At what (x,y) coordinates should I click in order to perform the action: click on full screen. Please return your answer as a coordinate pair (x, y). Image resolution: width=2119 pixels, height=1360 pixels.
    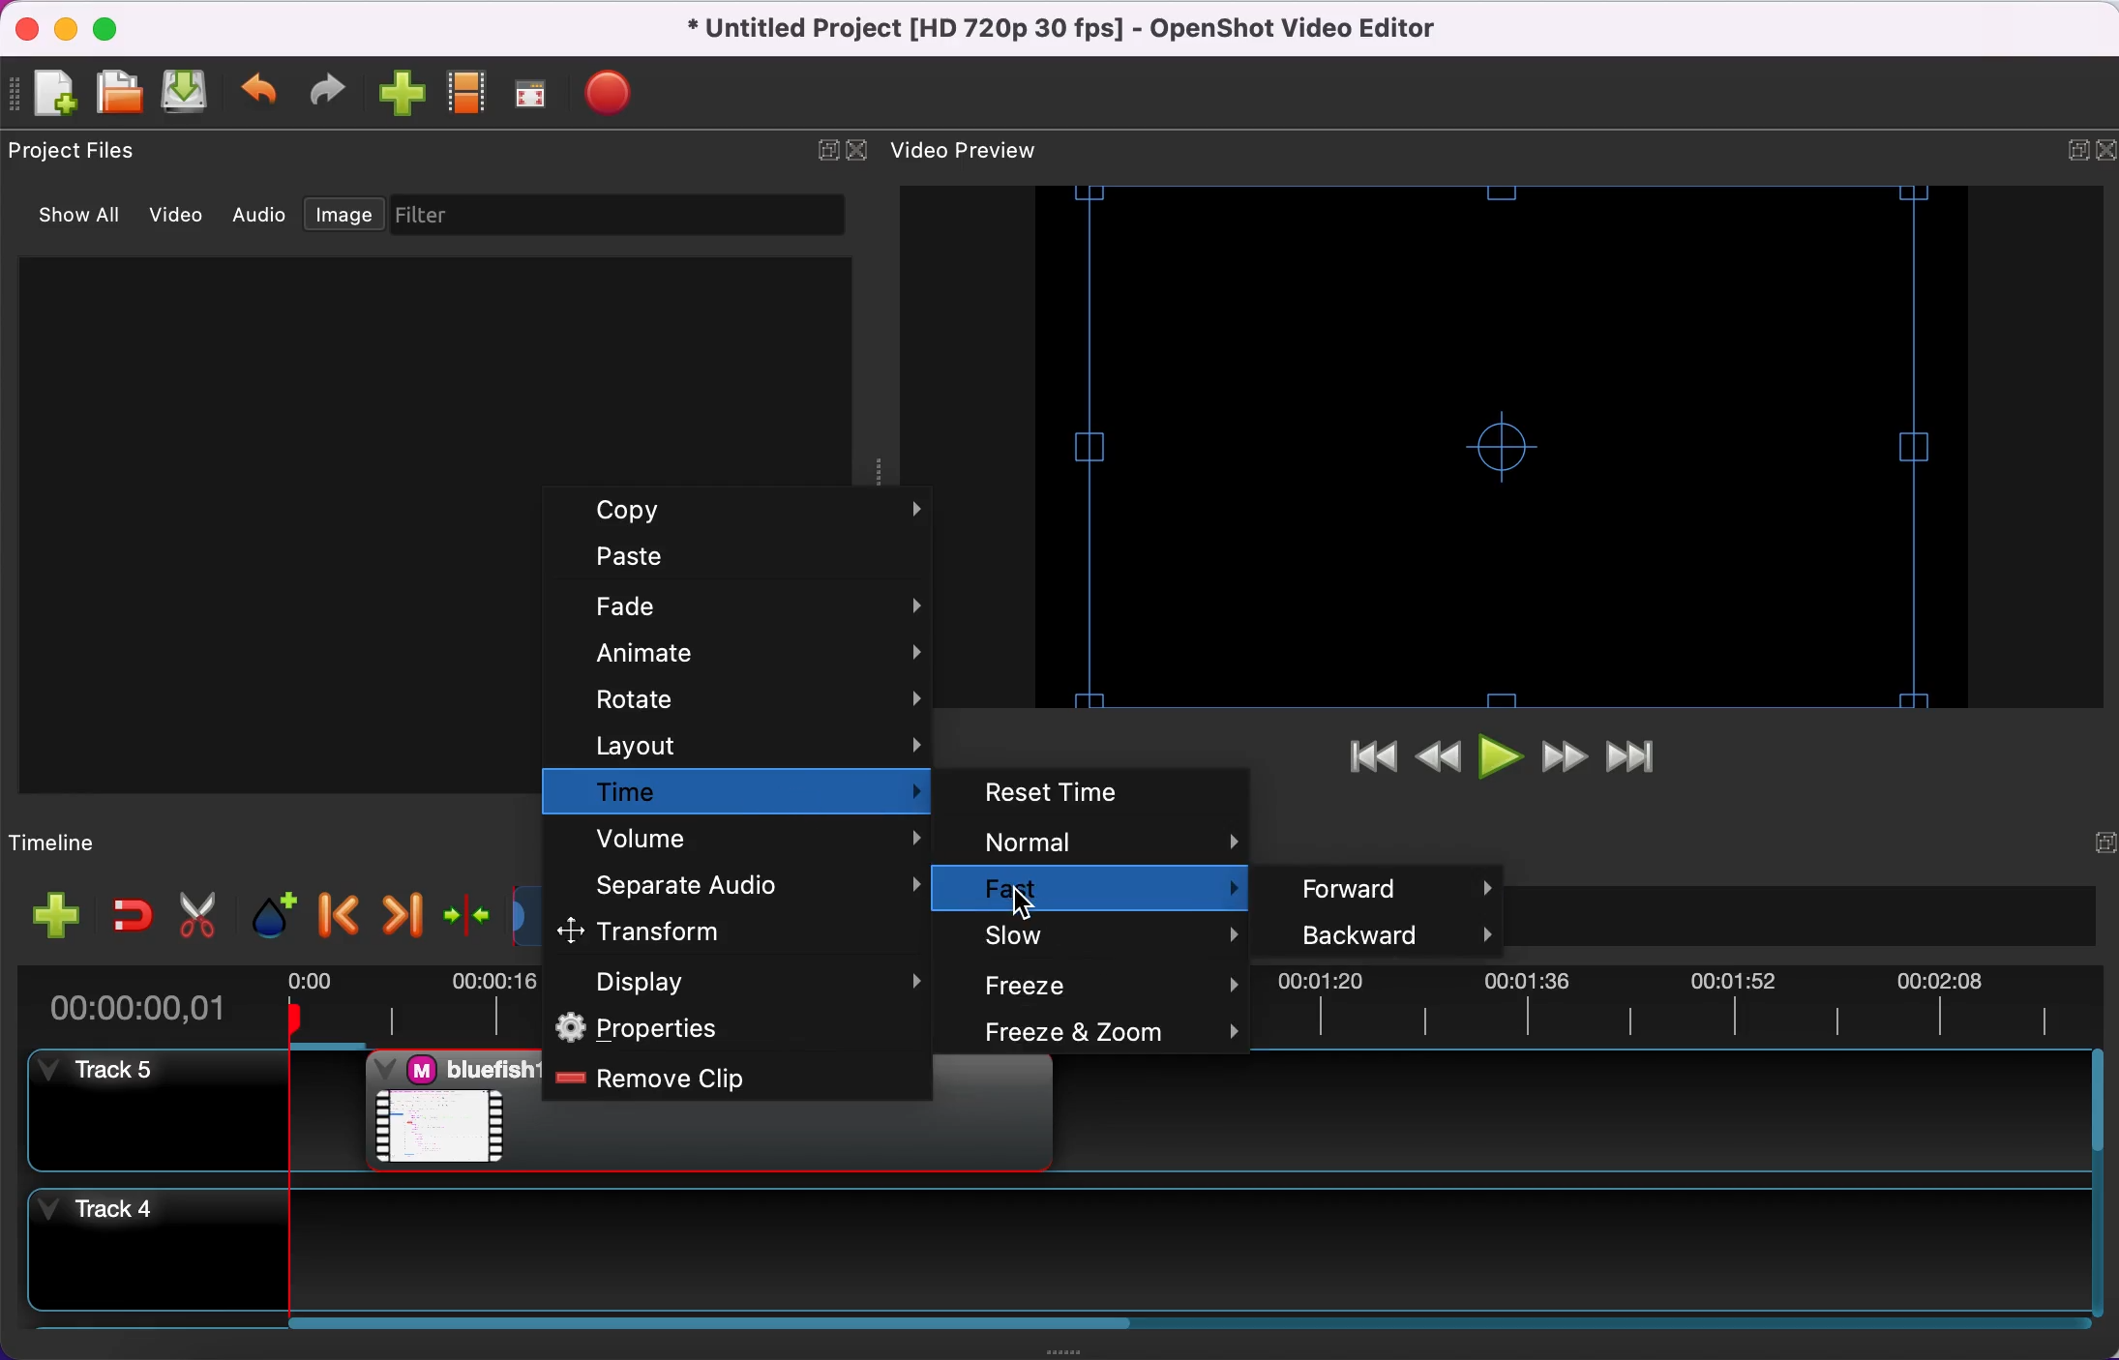
    Looking at the image, I should click on (539, 93).